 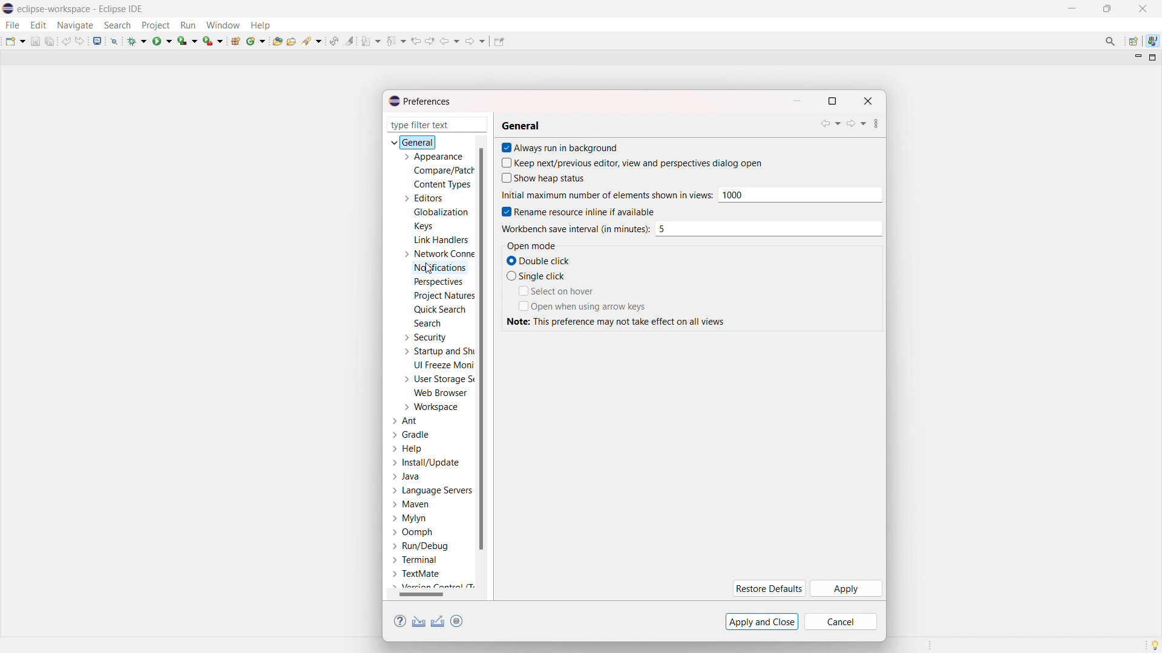 I want to click on maximize, so click(x=1107, y=9).